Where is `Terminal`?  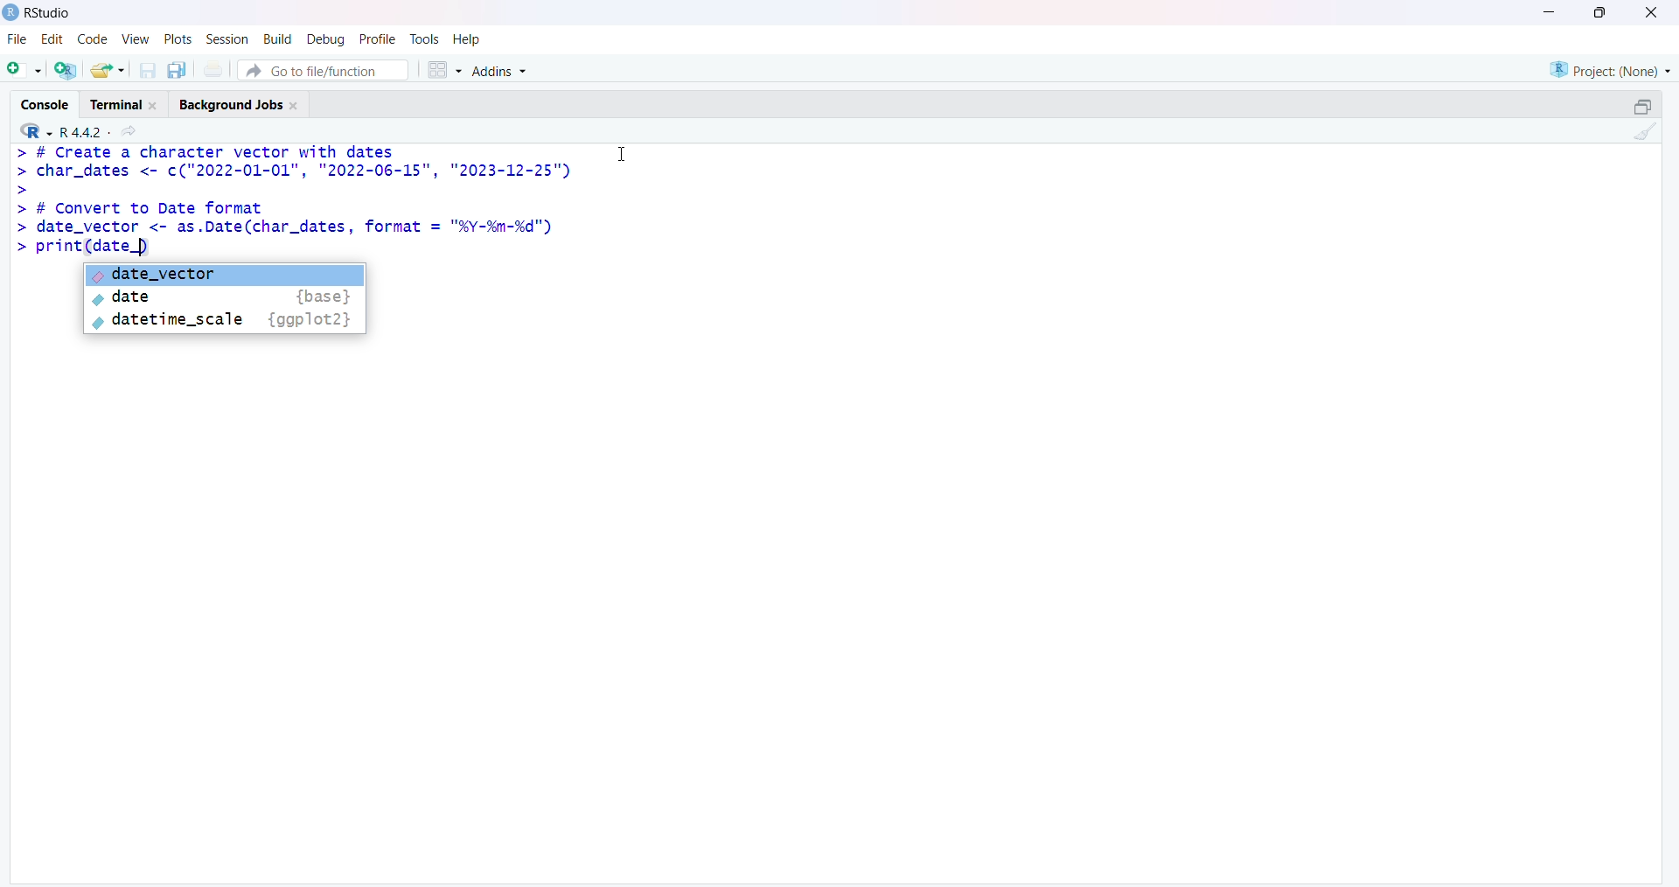
Terminal is located at coordinates (125, 101).